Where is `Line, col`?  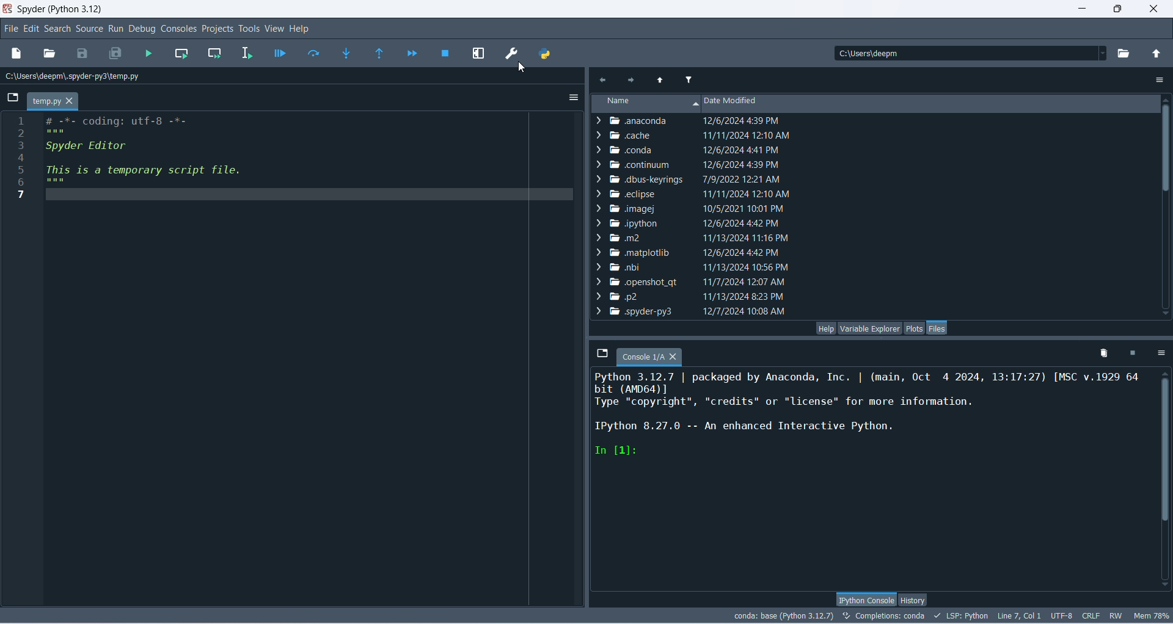 Line, col is located at coordinates (1018, 615).